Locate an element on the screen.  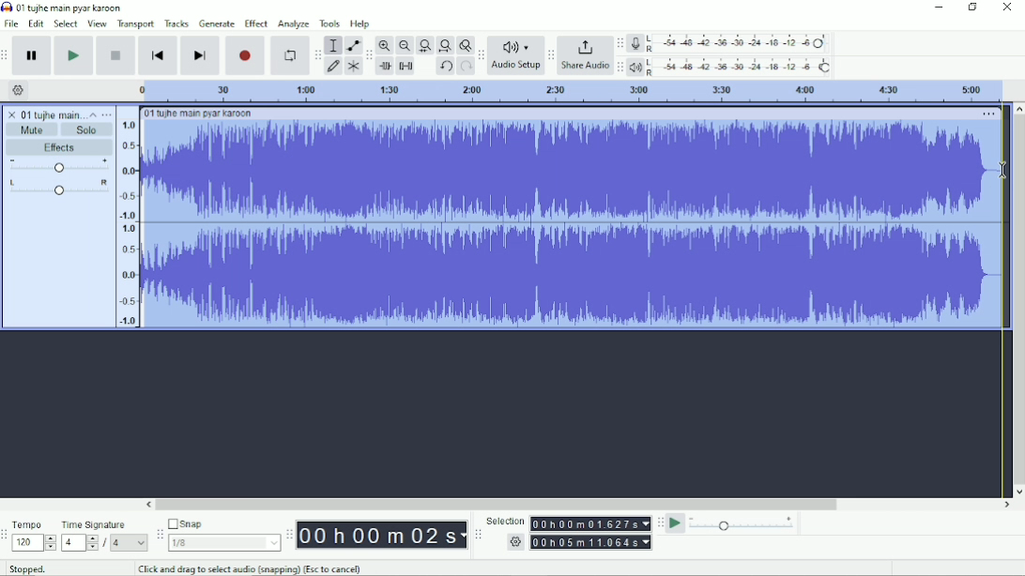
Undo is located at coordinates (445, 67).